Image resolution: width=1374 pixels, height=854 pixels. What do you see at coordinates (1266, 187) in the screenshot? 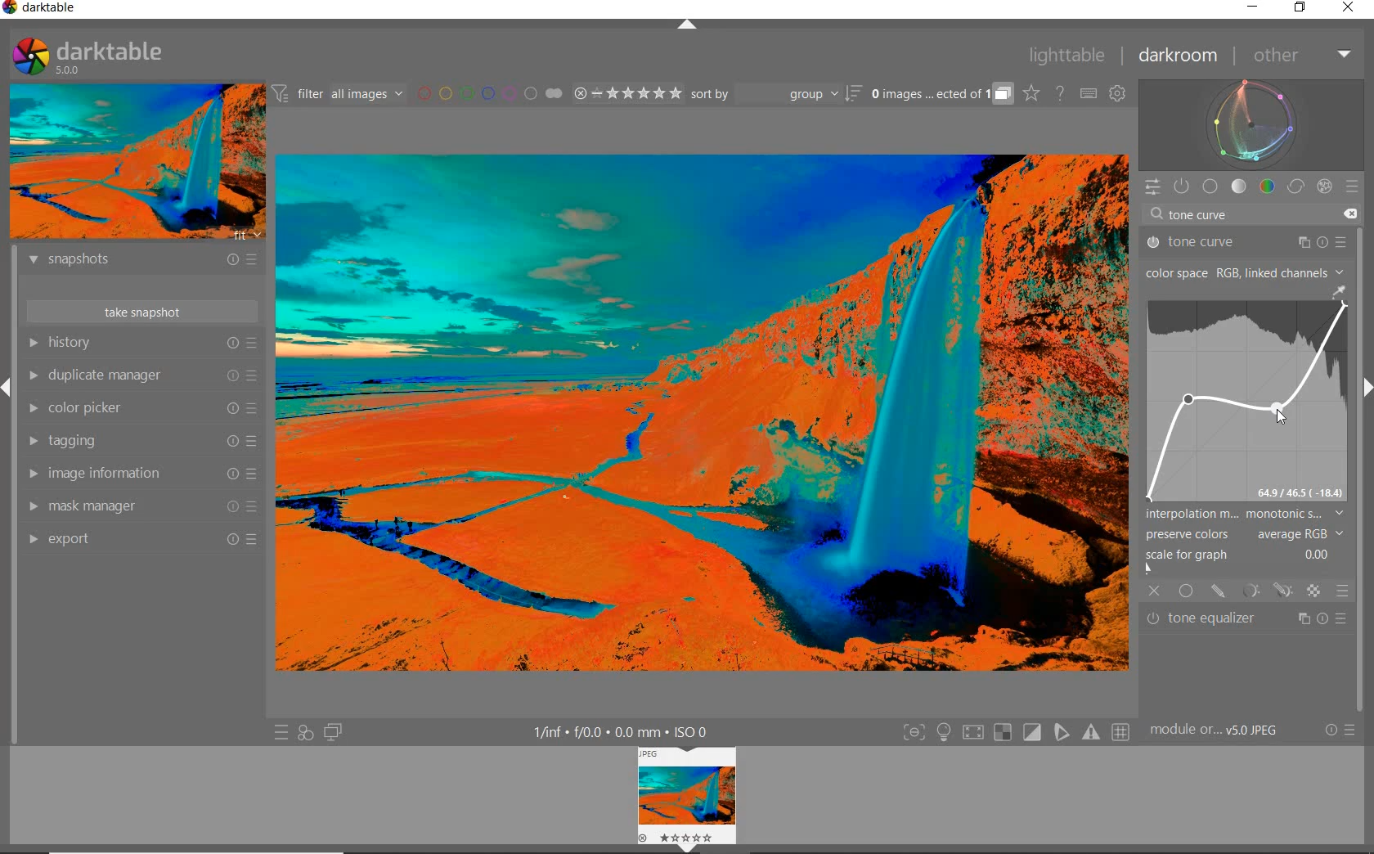
I see `color` at bounding box center [1266, 187].